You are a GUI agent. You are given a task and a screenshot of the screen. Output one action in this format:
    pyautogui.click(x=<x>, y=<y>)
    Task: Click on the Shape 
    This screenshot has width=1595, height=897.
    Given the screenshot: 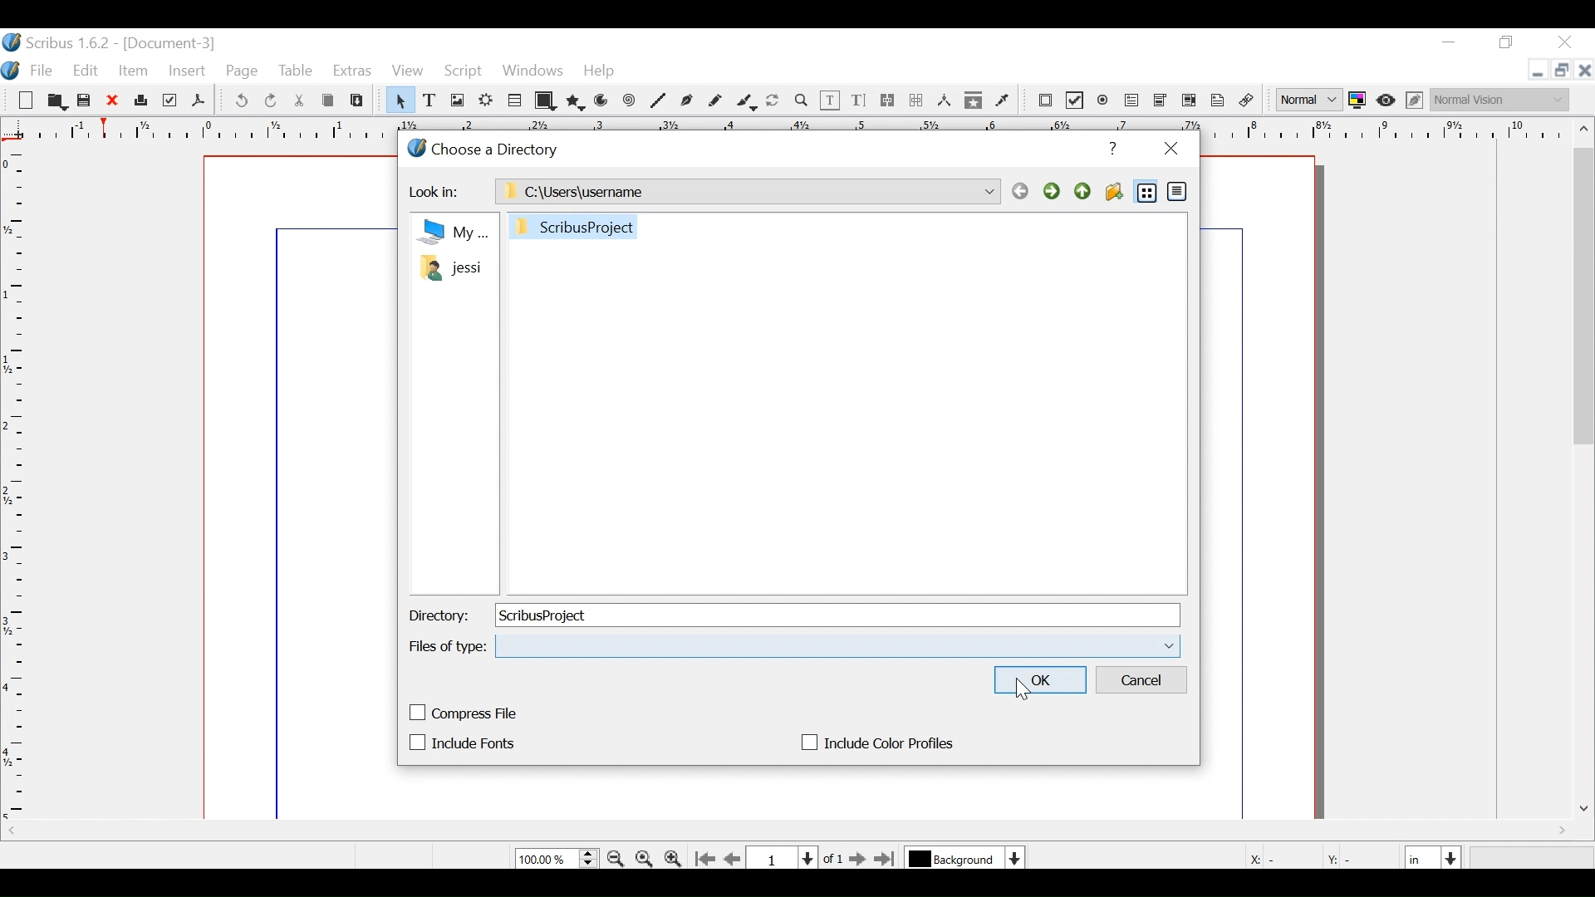 What is the action you would take?
    pyautogui.click(x=545, y=100)
    